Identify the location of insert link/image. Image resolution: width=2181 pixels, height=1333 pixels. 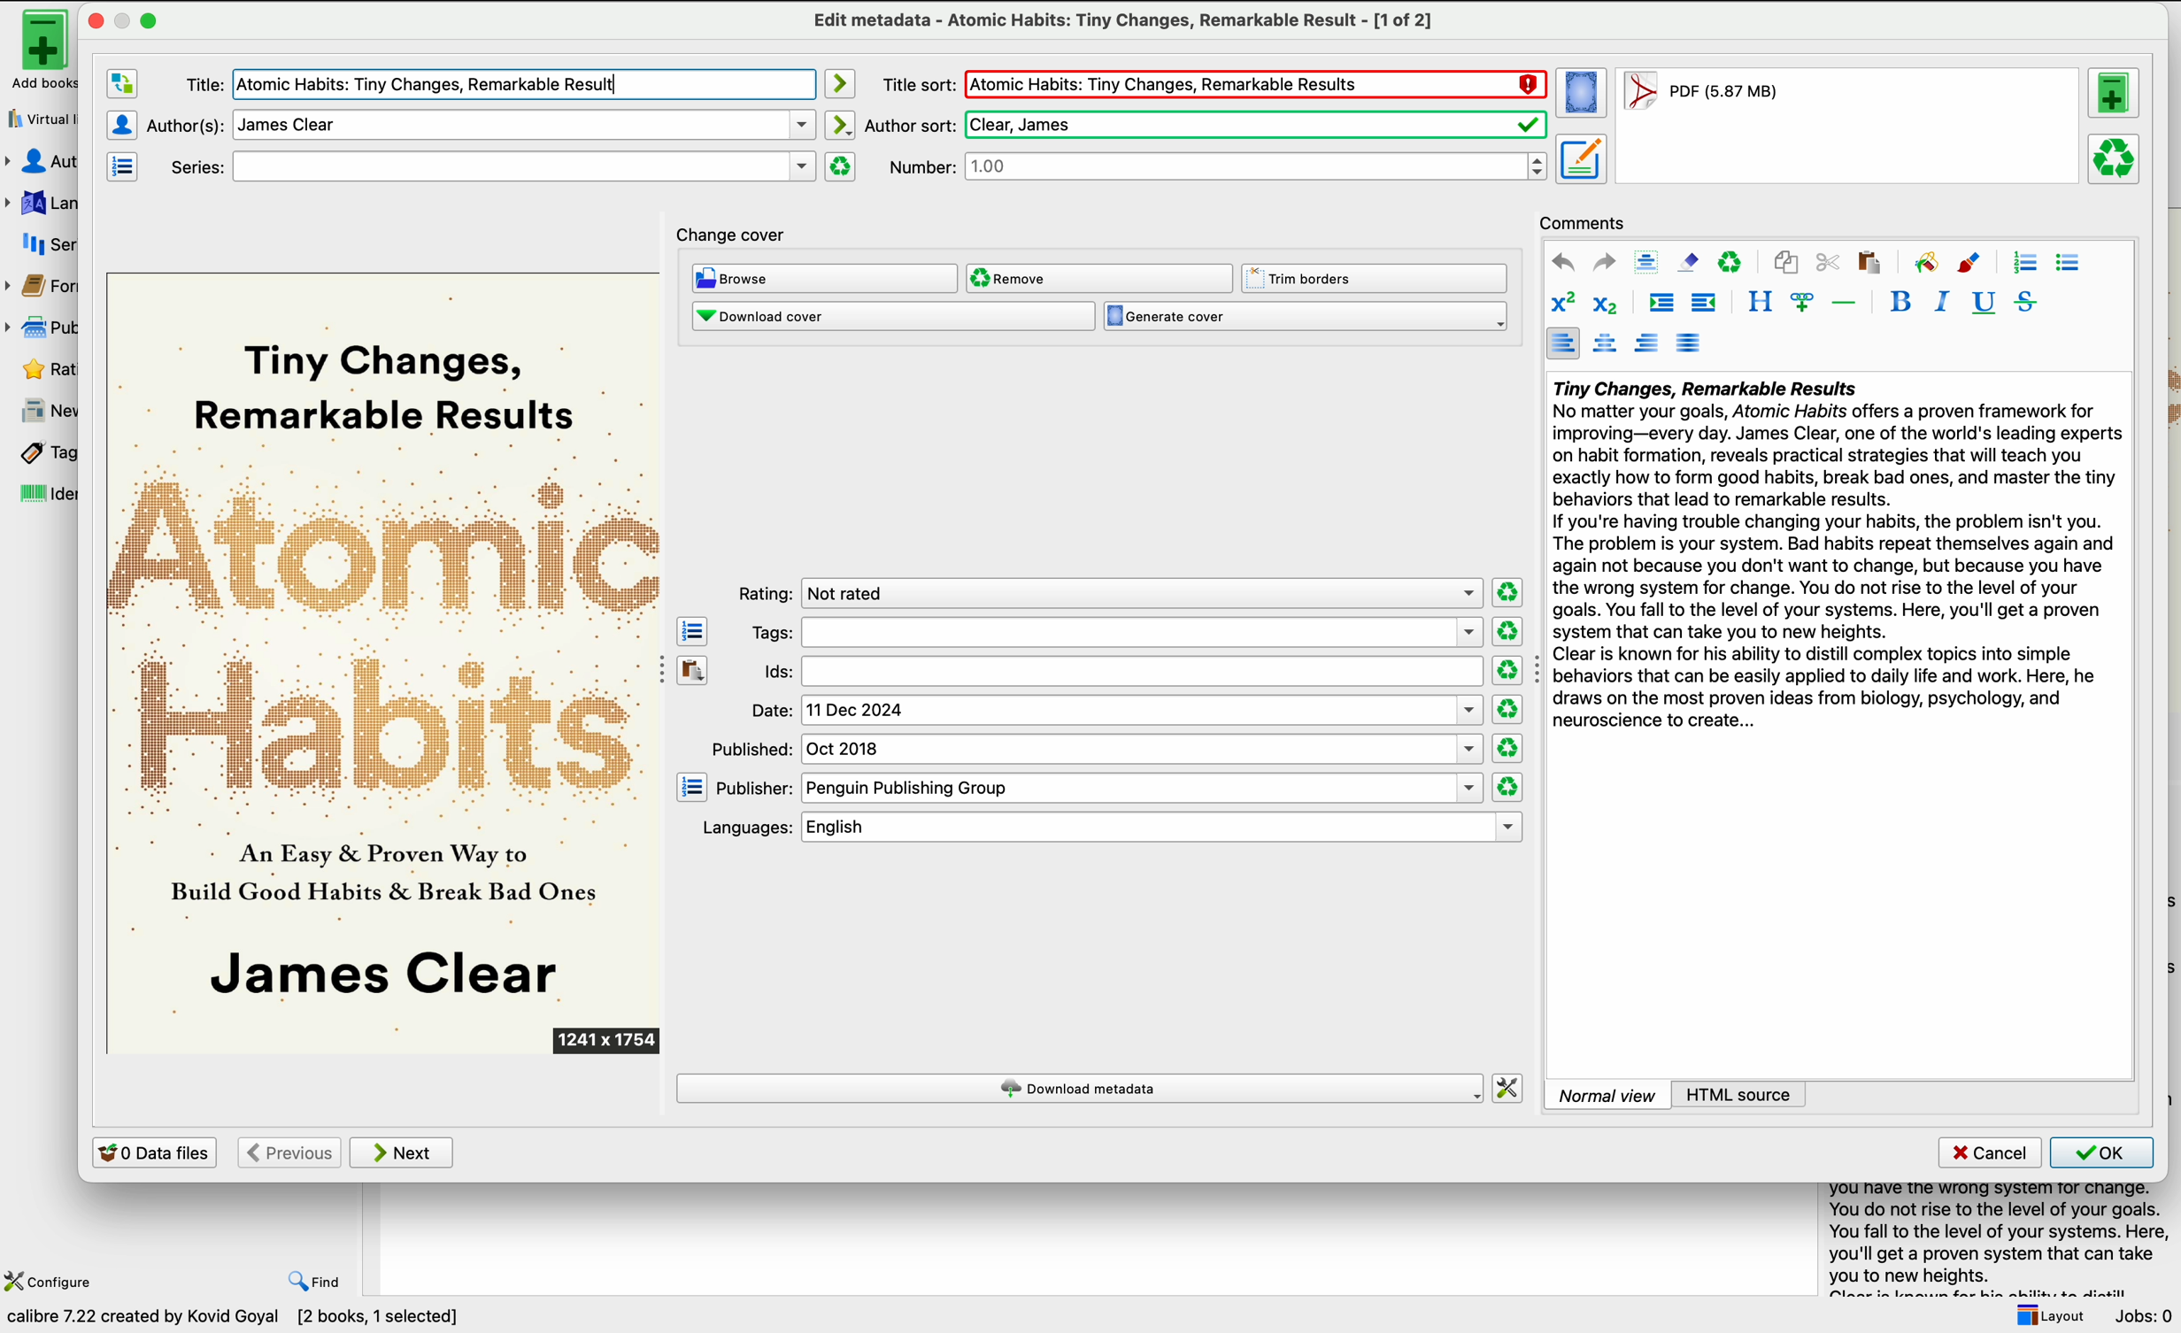
(1801, 304).